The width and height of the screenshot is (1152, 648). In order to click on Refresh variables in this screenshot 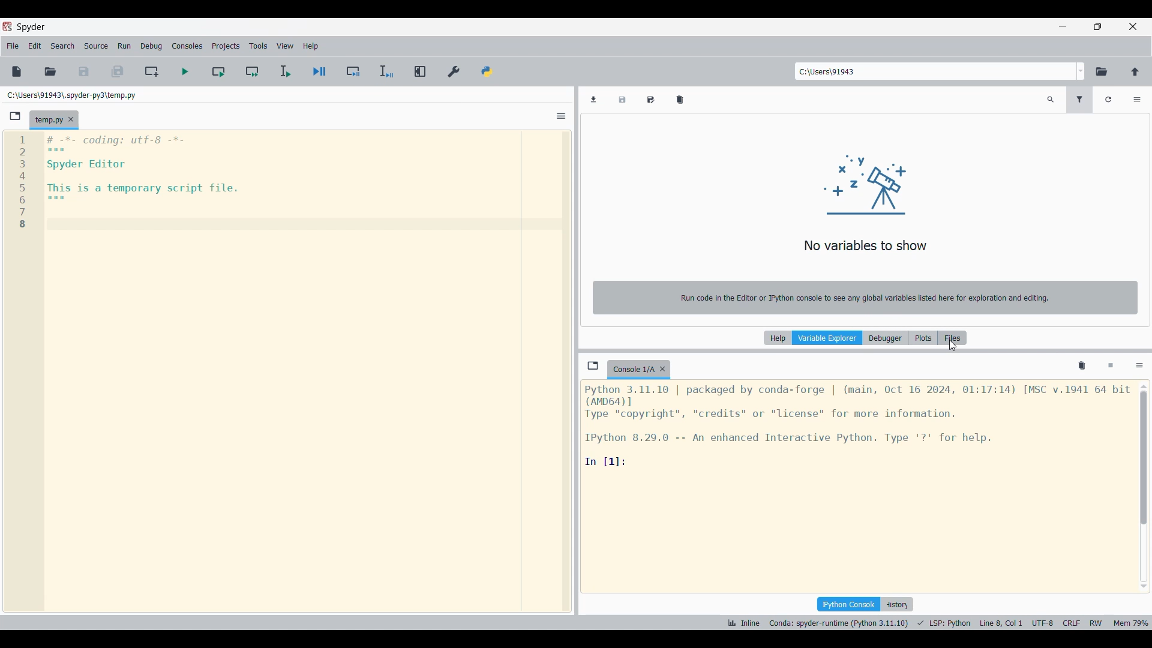, I will do `click(1108, 100)`.